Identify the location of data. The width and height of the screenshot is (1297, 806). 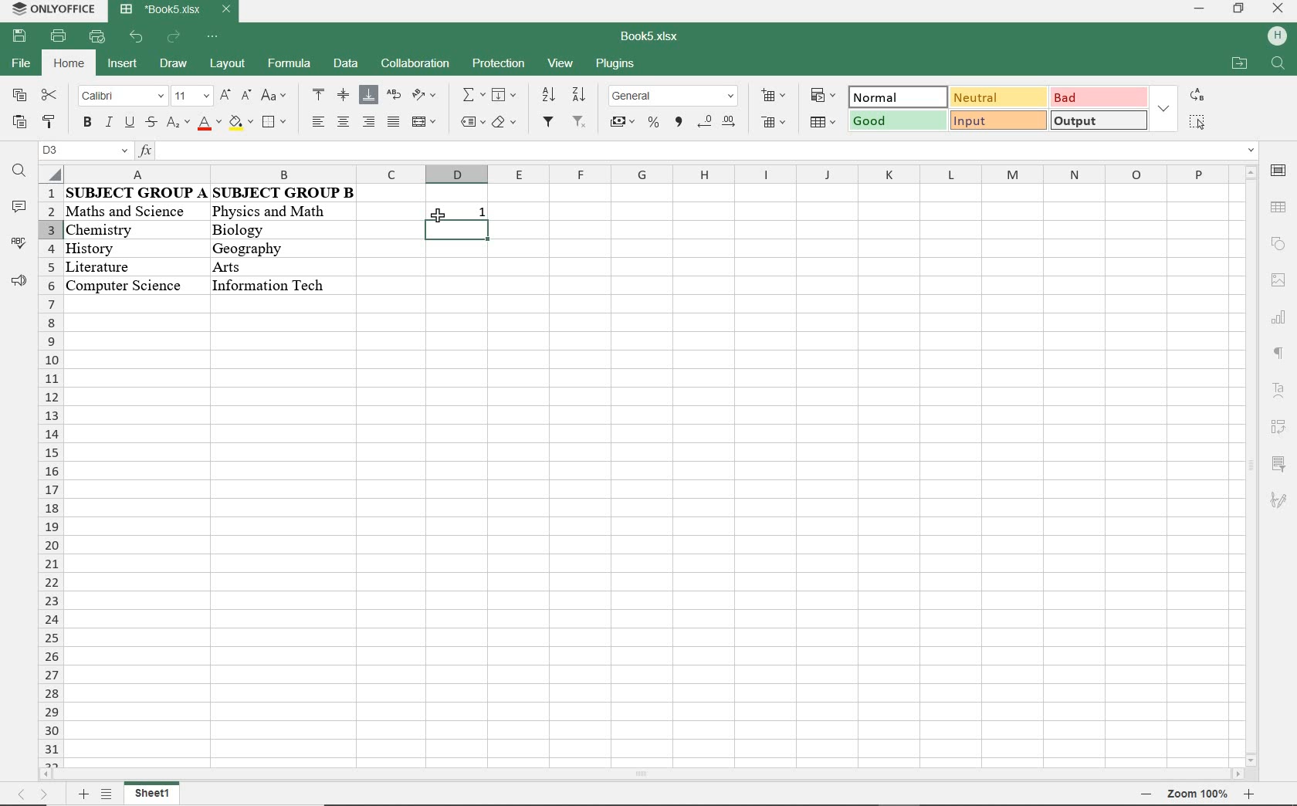
(346, 63).